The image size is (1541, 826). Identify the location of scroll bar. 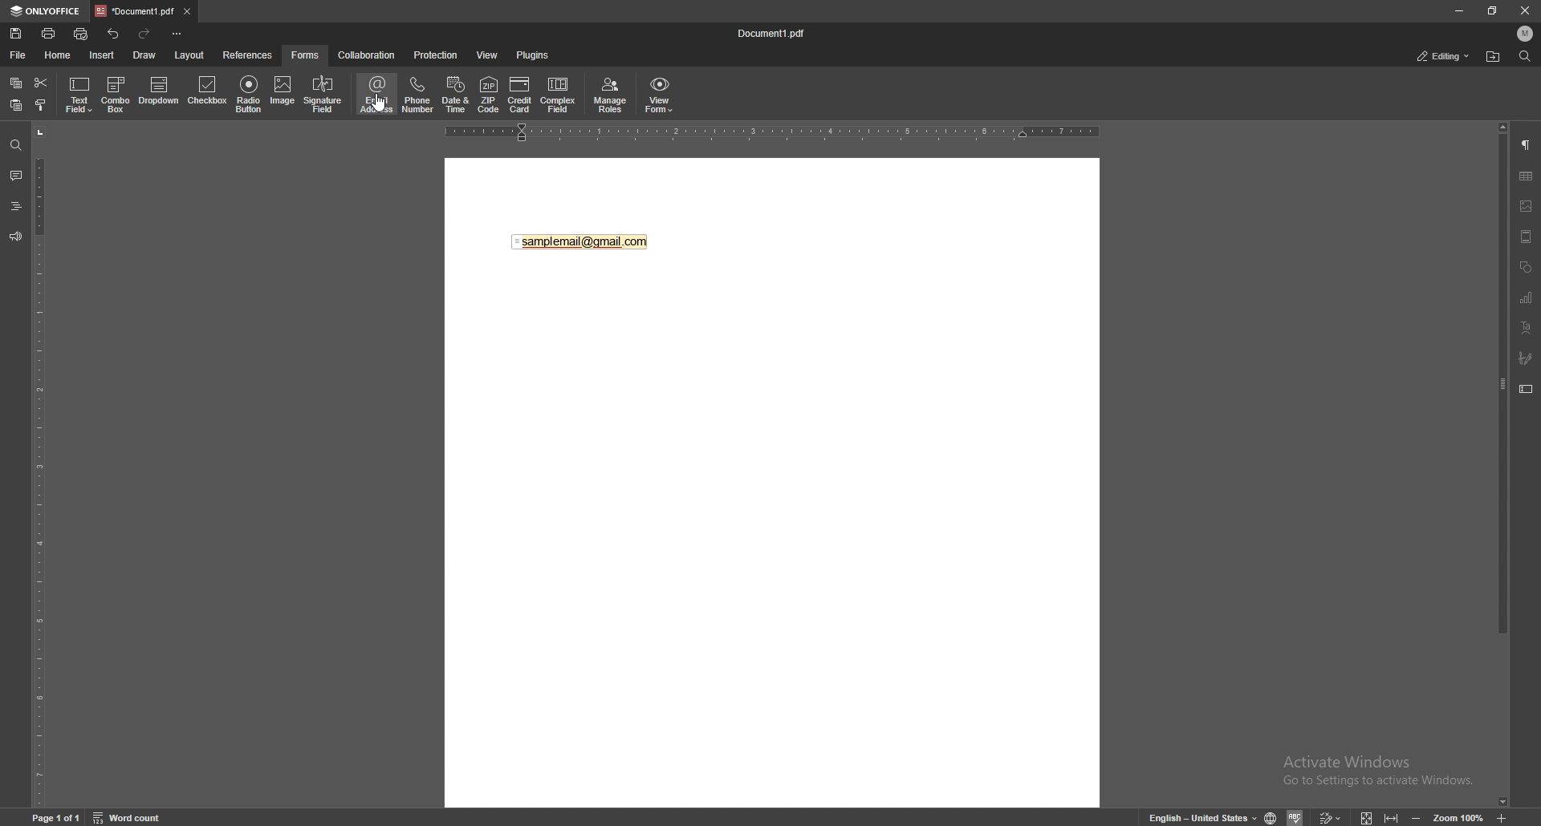
(1503, 466).